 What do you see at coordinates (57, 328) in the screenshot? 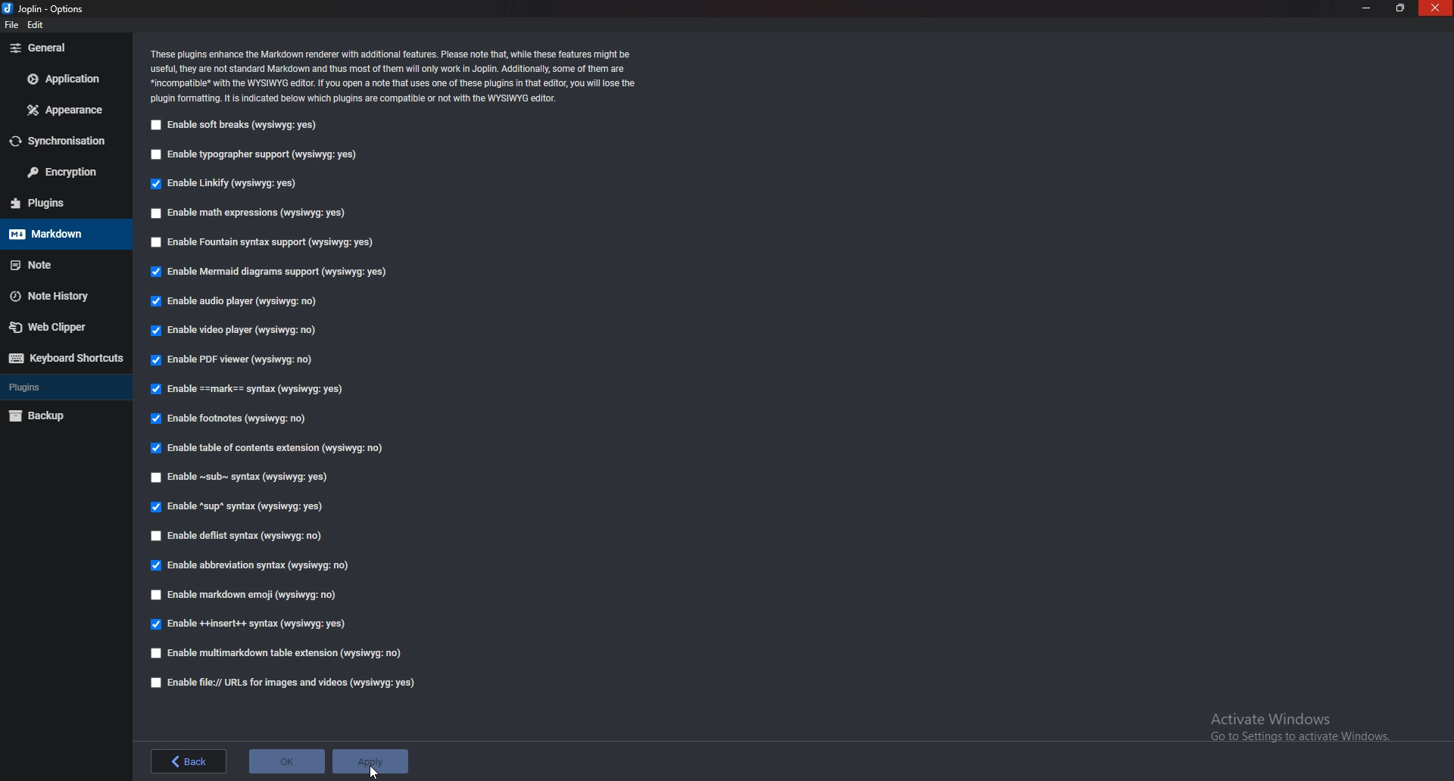
I see `Web clipper` at bounding box center [57, 328].